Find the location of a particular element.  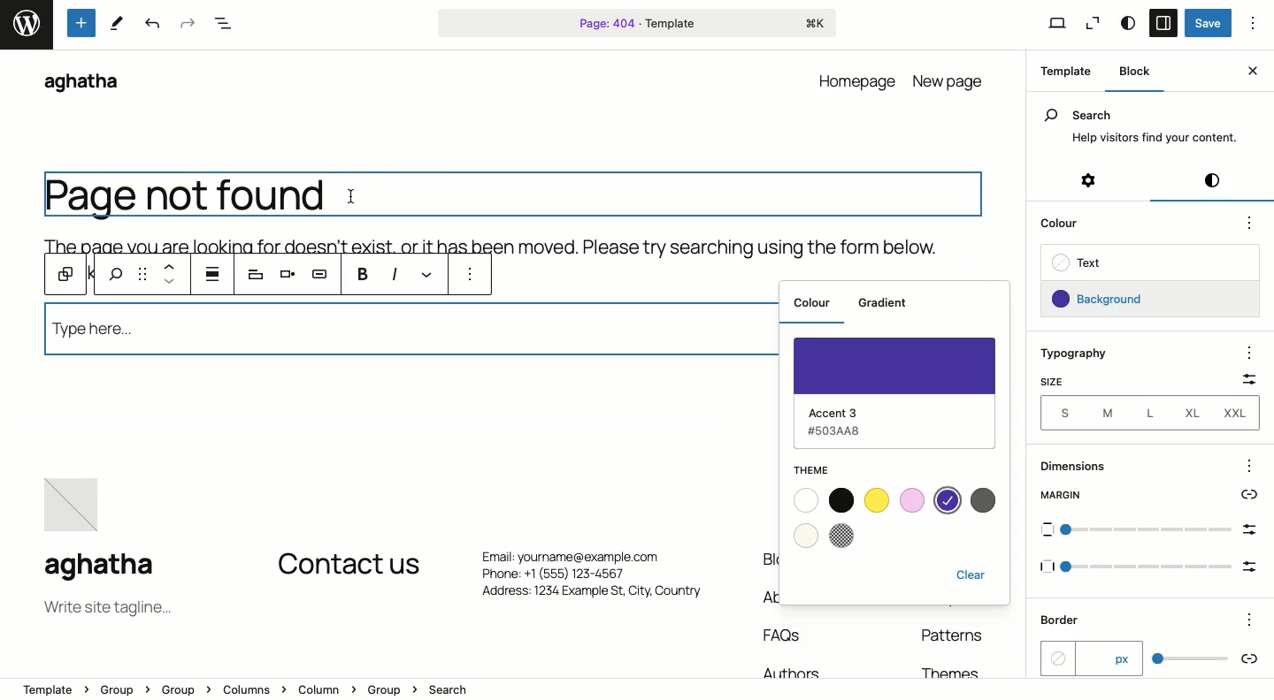

Email: yourname@example.com is located at coordinates (582, 553).